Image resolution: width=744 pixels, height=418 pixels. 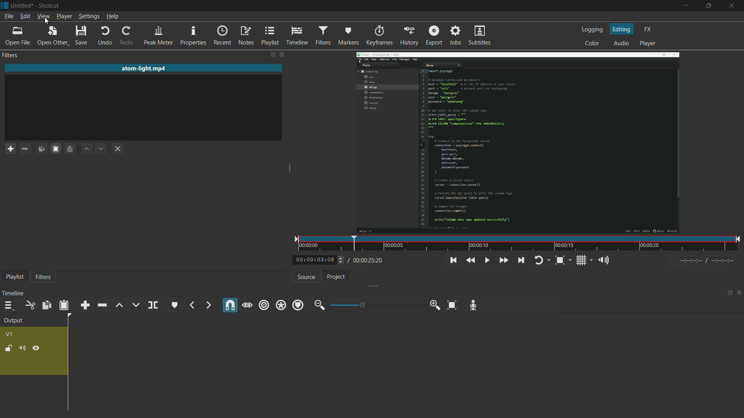 I want to click on app name, so click(x=50, y=6).